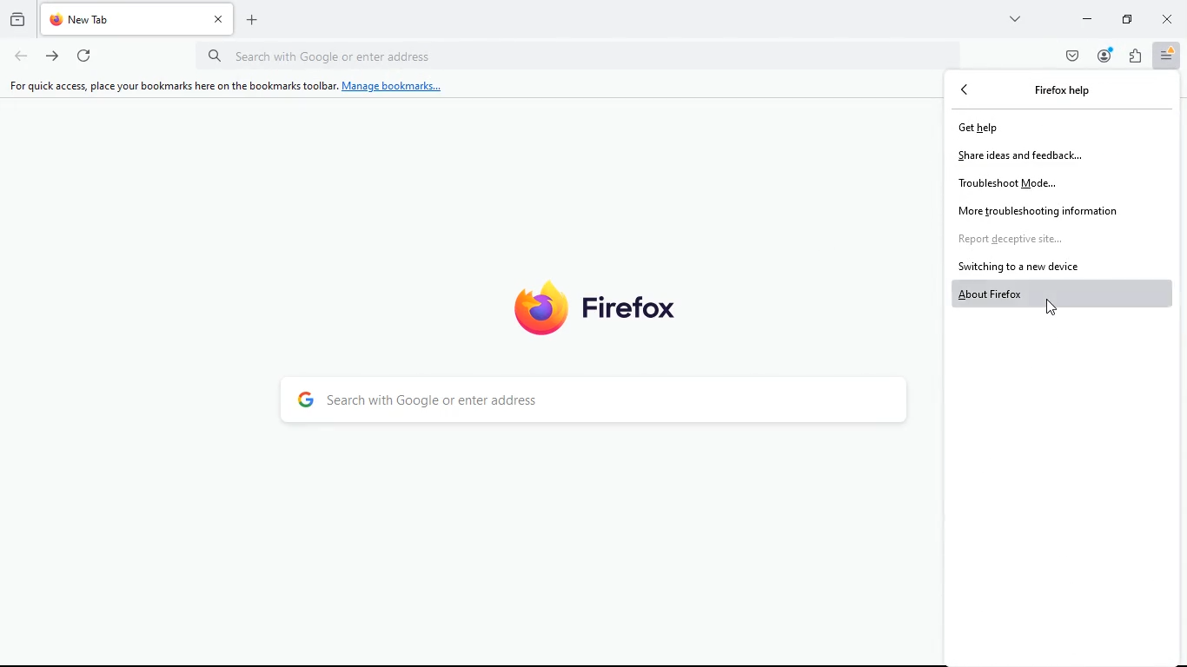 The height and width of the screenshot is (667, 1187). Describe the element at coordinates (86, 56) in the screenshot. I see `refresh` at that location.